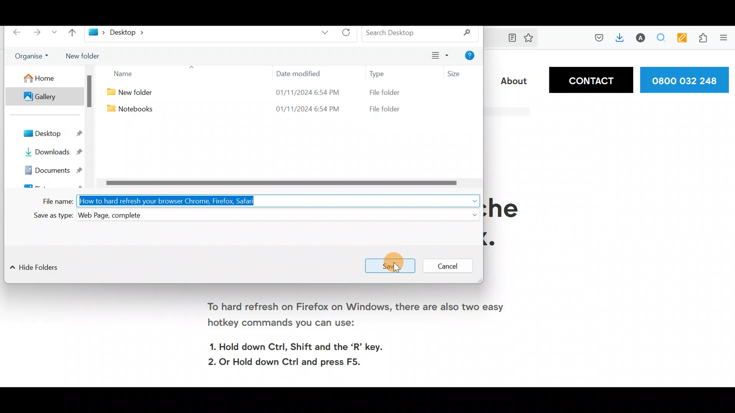  I want to click on Toggle reader view, so click(514, 37).